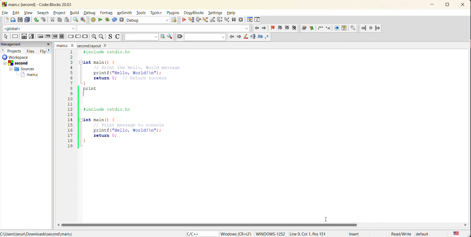 The height and width of the screenshot is (237, 471). Describe the element at coordinates (5, 20) in the screenshot. I see `new` at that location.